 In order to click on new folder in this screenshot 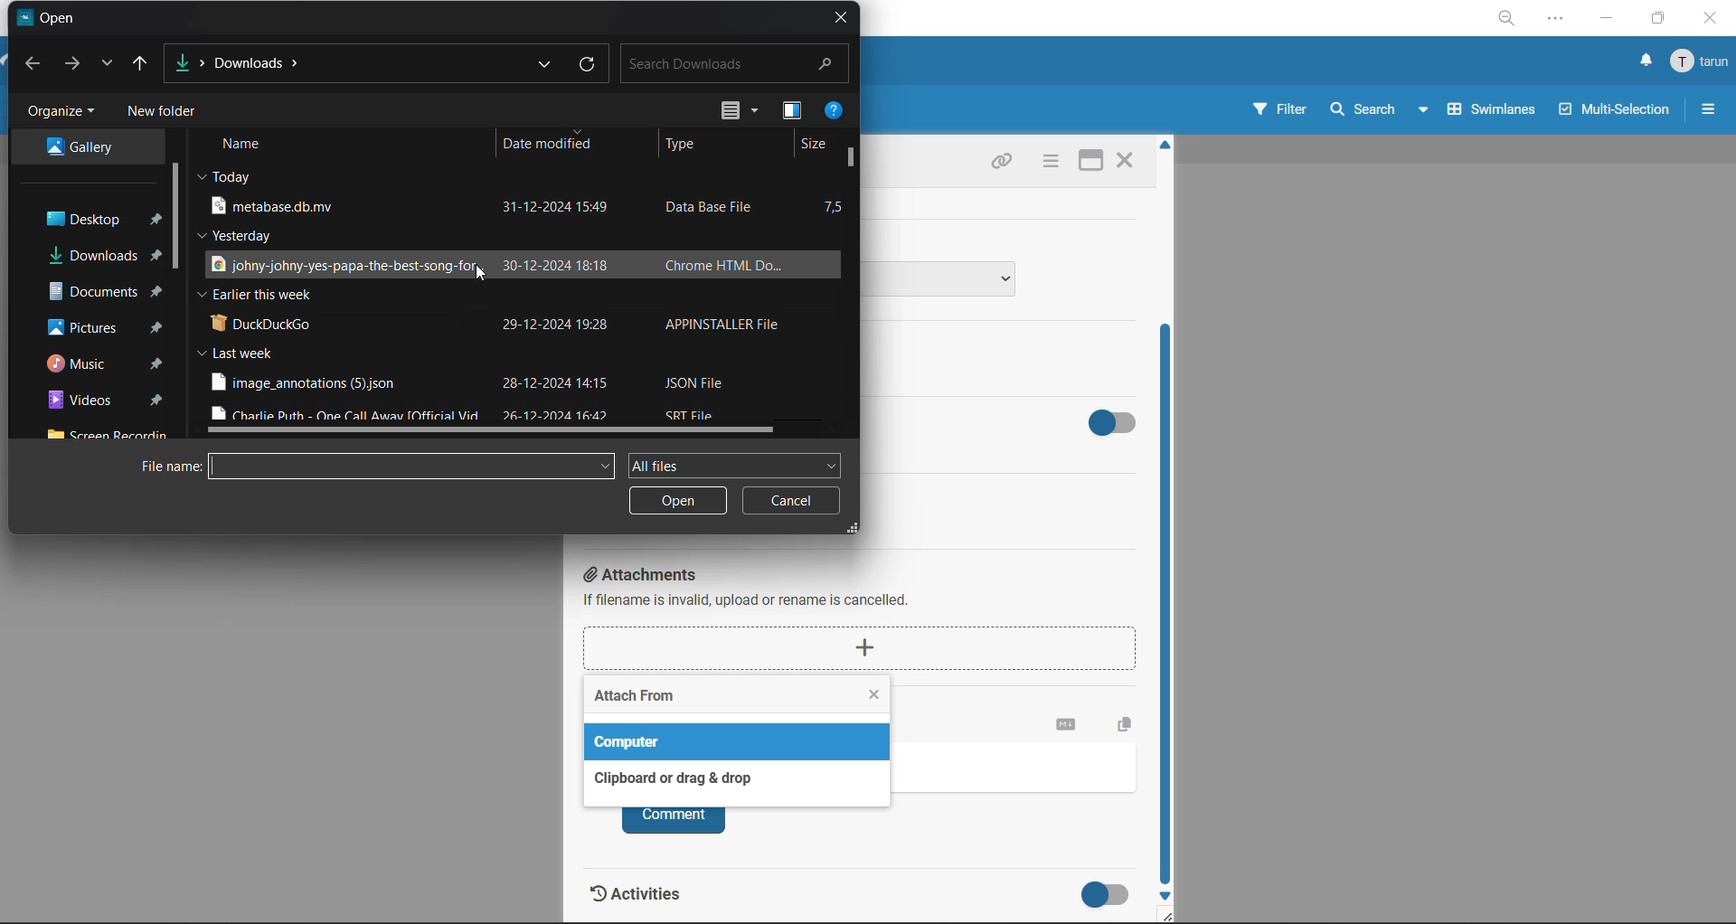, I will do `click(169, 114)`.